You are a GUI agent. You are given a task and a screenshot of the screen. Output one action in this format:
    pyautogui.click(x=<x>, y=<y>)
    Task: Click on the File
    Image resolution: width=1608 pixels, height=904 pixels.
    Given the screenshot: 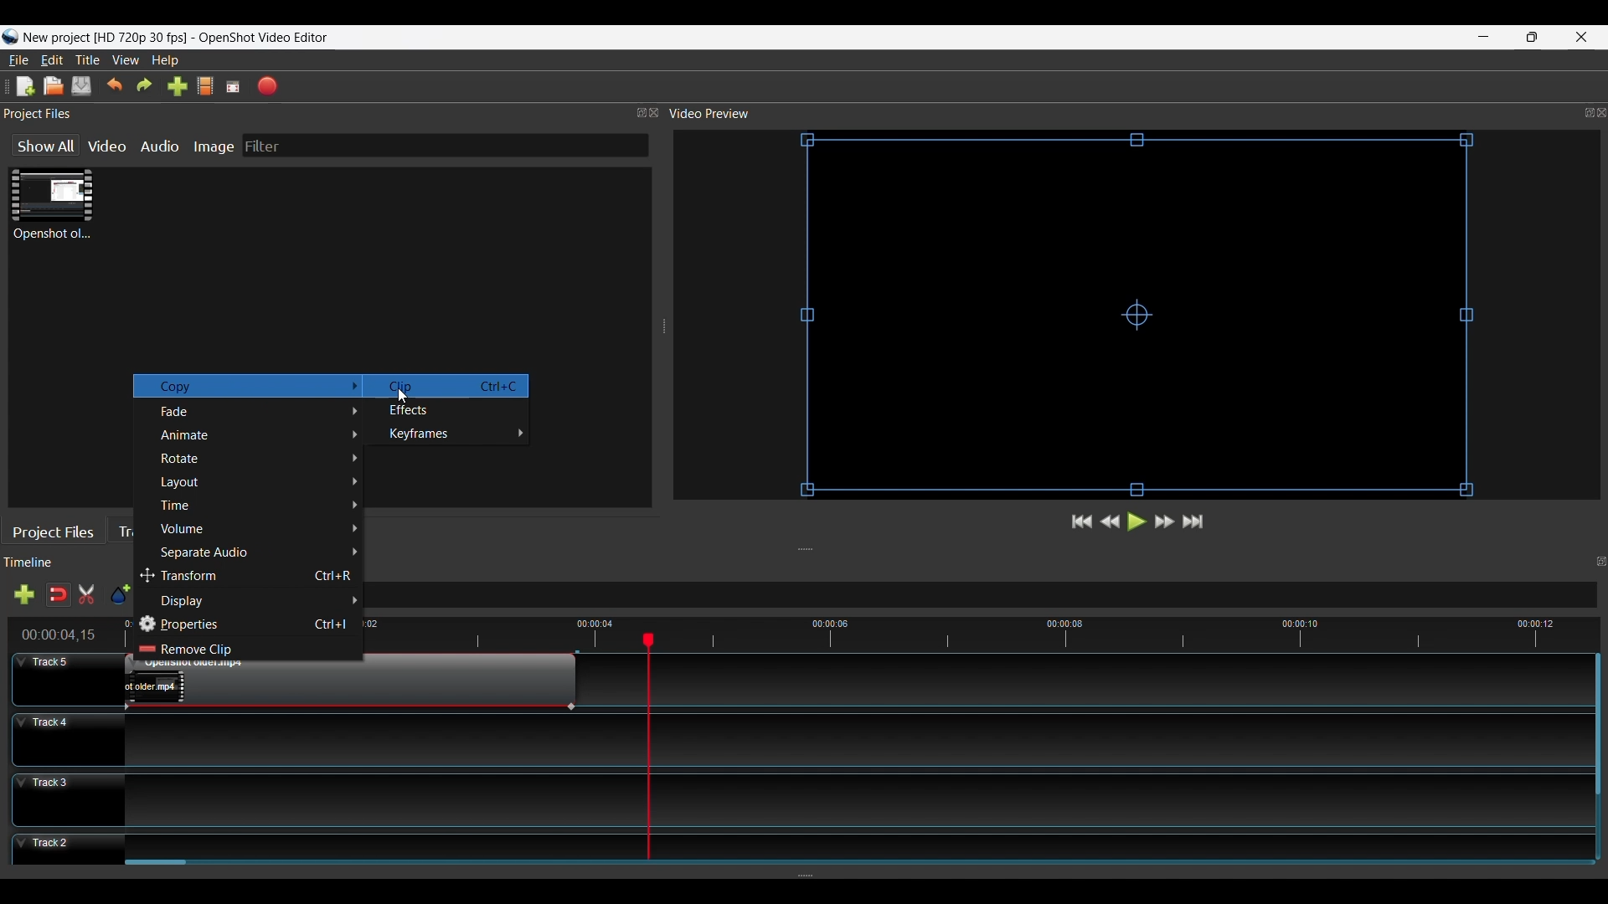 What is the action you would take?
    pyautogui.click(x=19, y=59)
    